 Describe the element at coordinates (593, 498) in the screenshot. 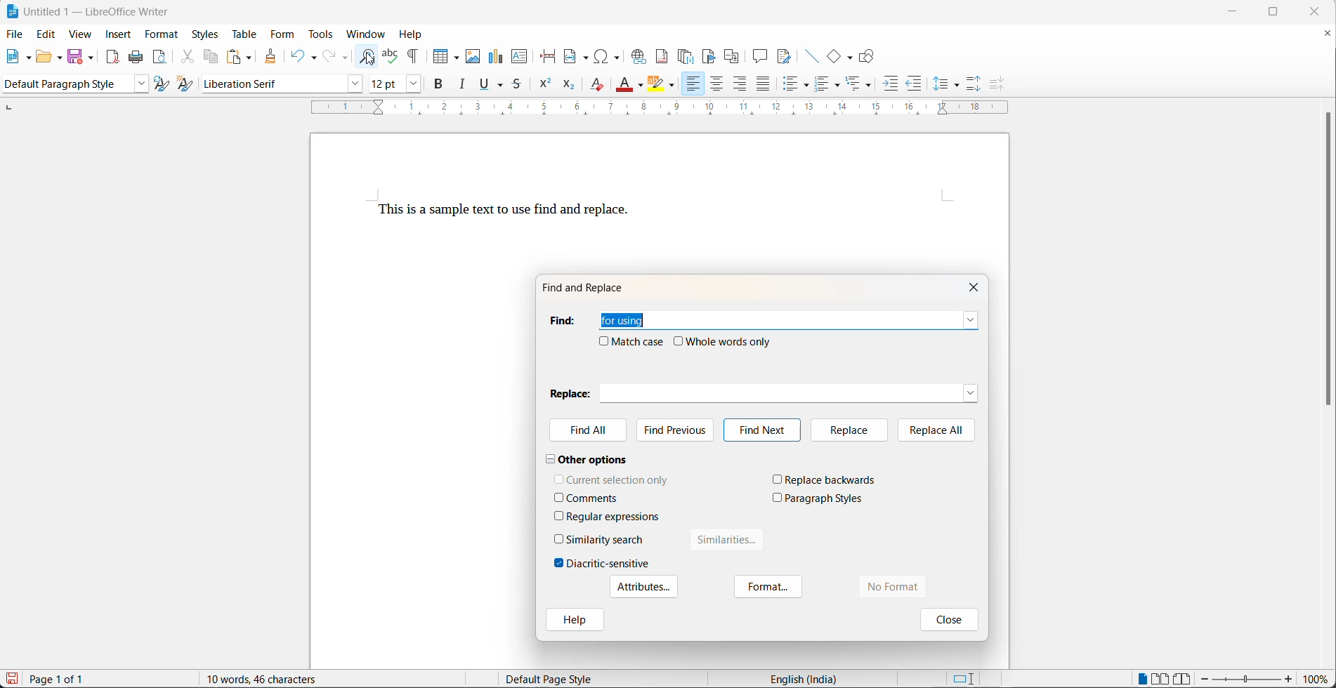

I see `comments` at that location.